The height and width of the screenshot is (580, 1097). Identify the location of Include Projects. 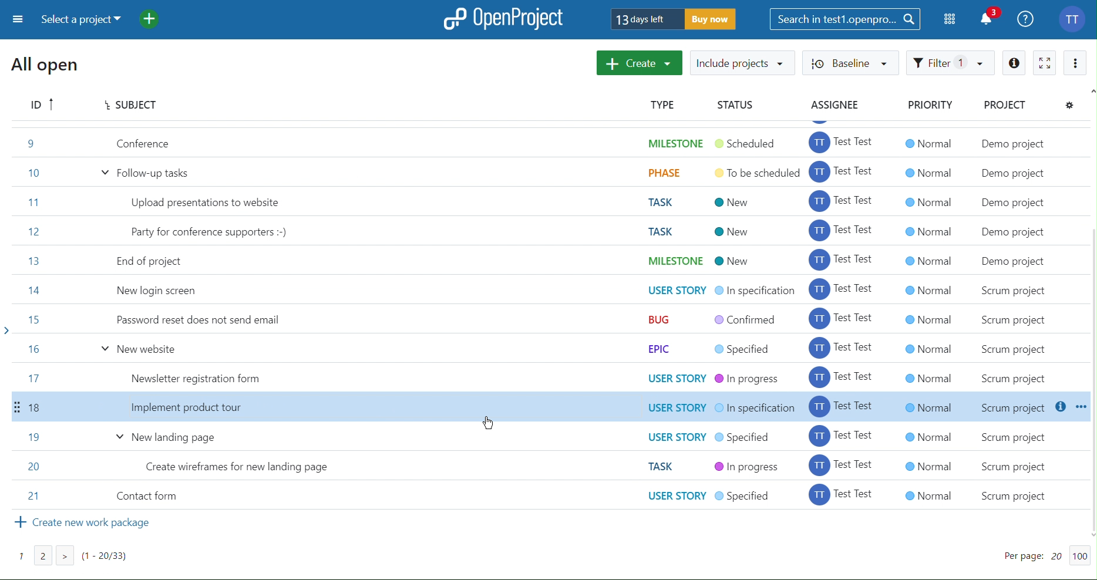
(742, 62).